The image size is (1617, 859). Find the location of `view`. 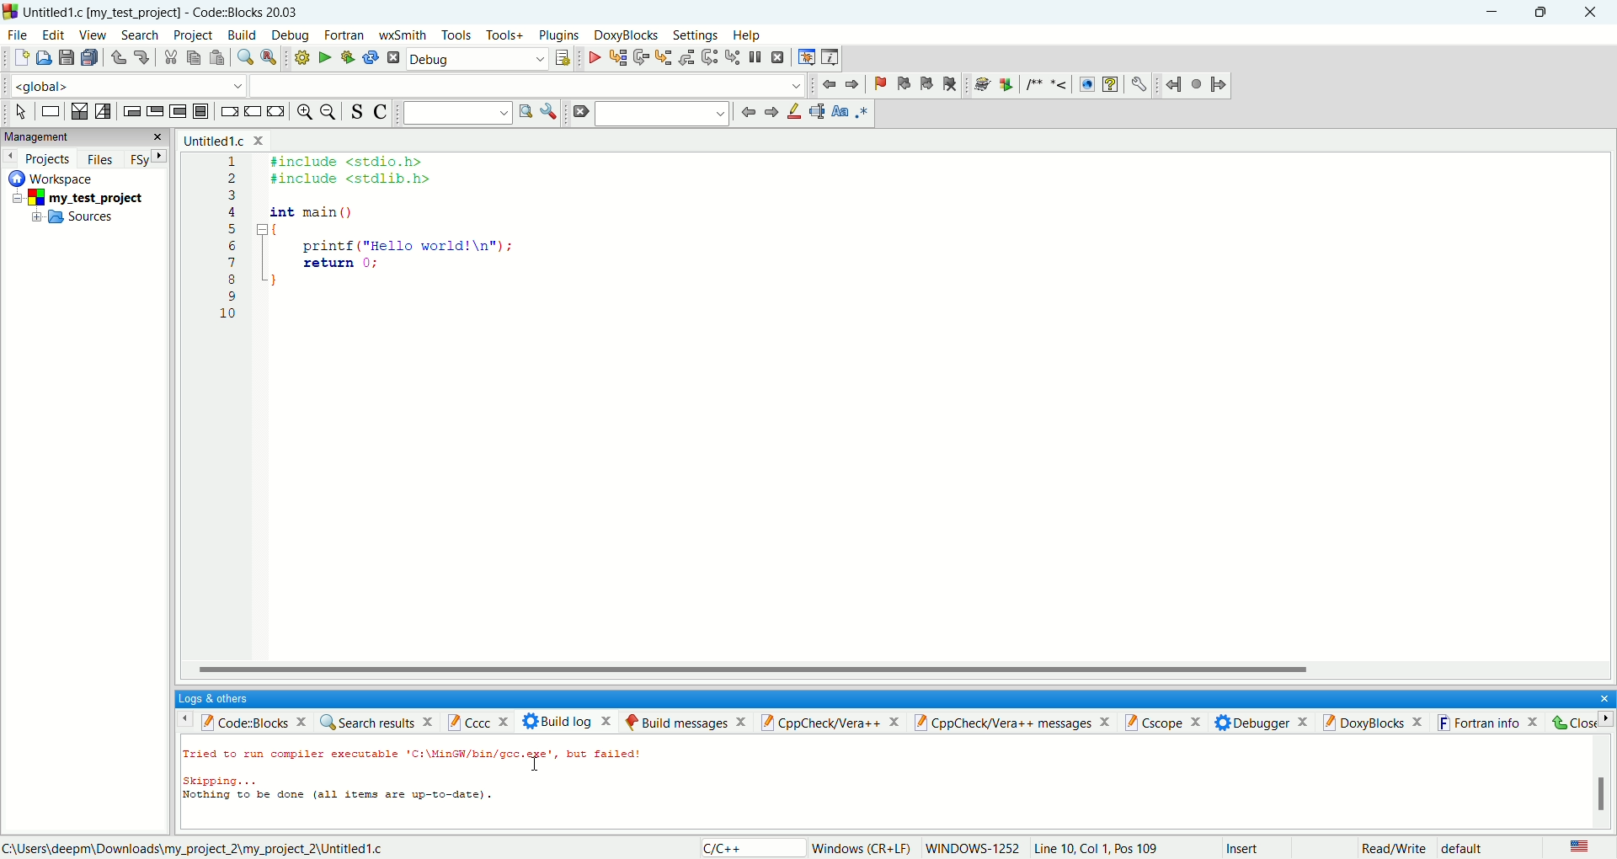

view is located at coordinates (91, 35).